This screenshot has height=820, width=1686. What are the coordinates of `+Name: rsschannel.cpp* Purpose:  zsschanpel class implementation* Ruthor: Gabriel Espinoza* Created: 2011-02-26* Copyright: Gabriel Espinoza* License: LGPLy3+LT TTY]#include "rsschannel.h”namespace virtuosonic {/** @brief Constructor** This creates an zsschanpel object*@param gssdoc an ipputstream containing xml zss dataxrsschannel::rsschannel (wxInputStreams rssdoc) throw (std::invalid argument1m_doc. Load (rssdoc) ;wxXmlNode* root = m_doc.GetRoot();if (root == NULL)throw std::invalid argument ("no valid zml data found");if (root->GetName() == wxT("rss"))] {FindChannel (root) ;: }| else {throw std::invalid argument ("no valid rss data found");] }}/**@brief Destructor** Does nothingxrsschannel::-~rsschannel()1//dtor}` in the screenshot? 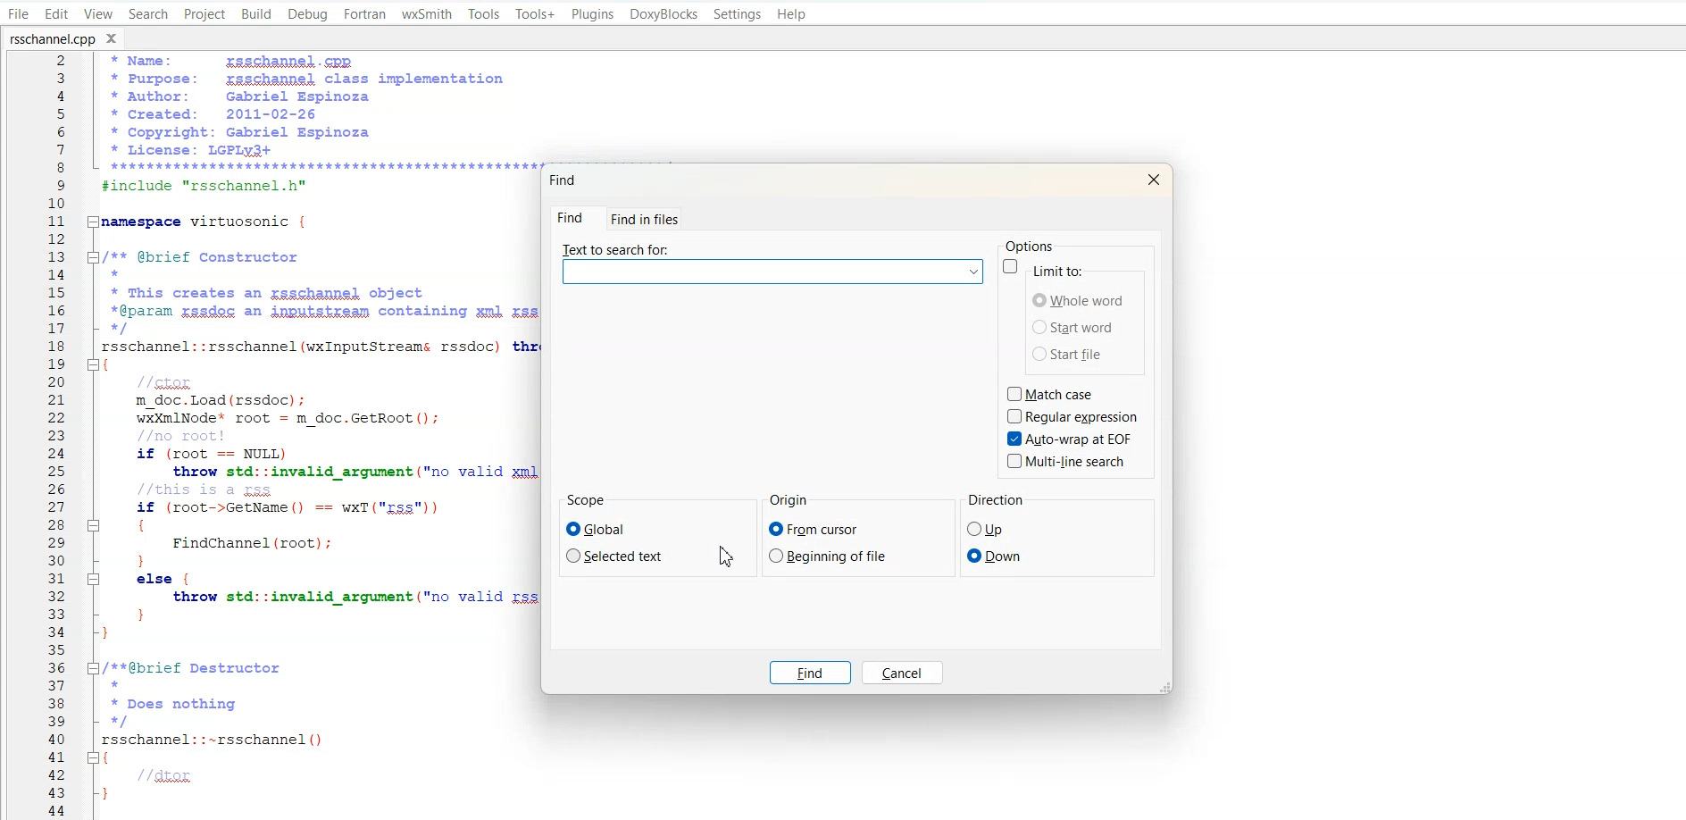 It's located at (324, 431).